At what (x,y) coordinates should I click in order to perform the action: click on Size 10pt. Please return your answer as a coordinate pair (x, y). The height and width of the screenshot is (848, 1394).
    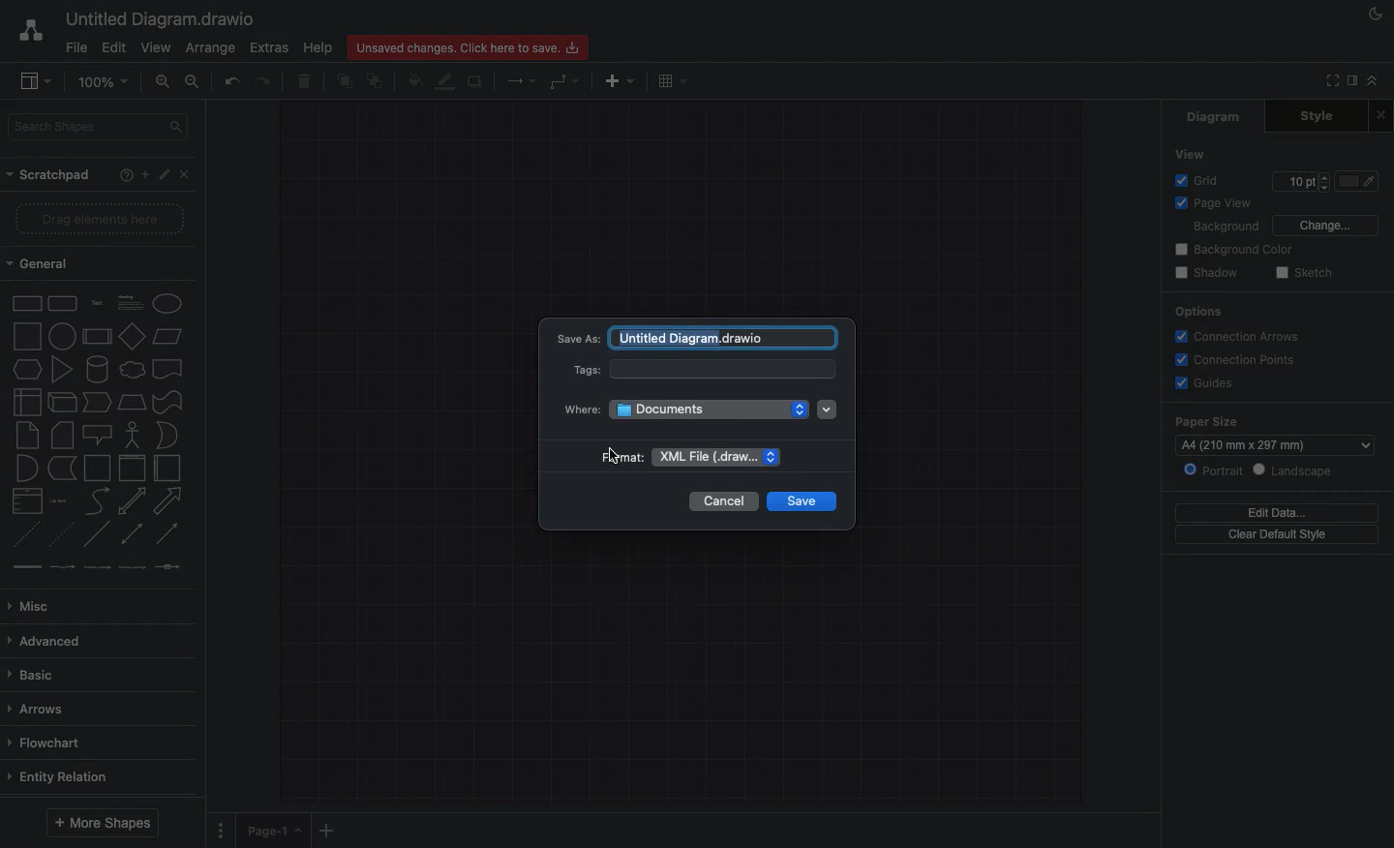
    Looking at the image, I should click on (1301, 182).